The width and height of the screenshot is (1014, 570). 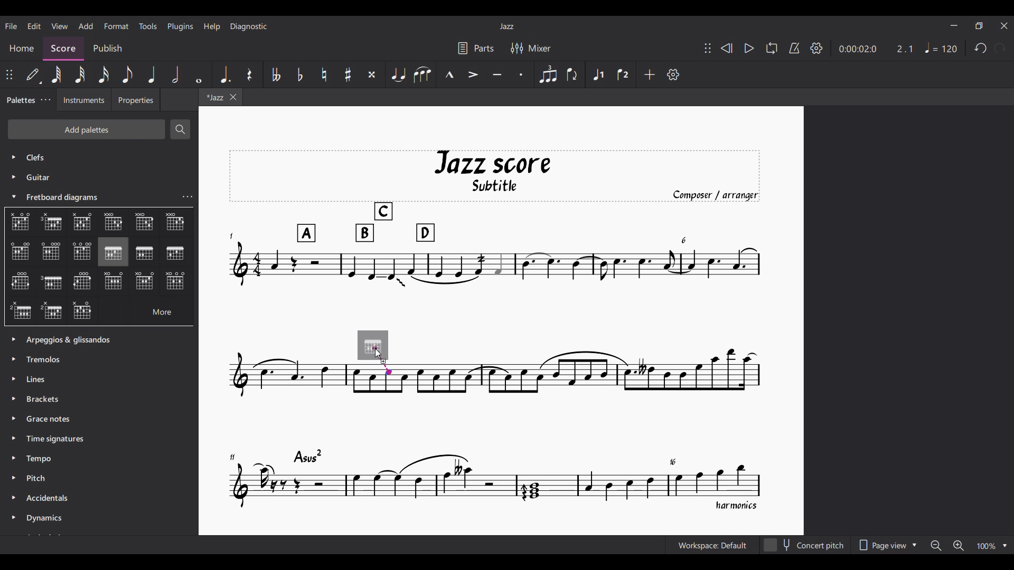 I want to click on Expand, so click(x=15, y=429).